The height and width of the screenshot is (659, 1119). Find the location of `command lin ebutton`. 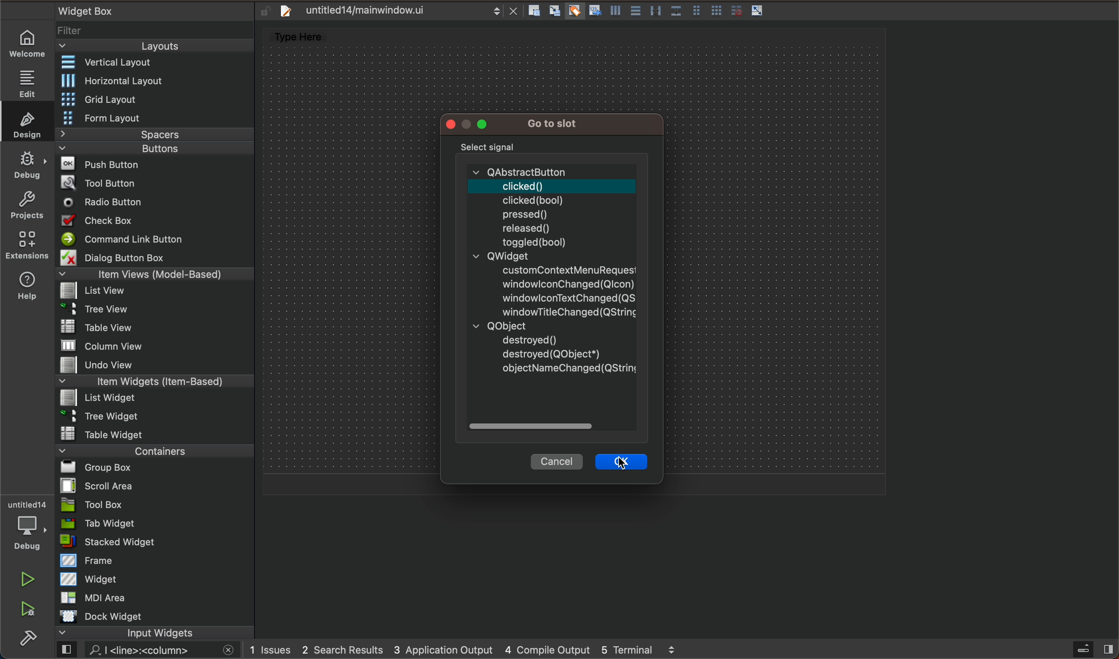

command lin ebutton is located at coordinates (157, 241).